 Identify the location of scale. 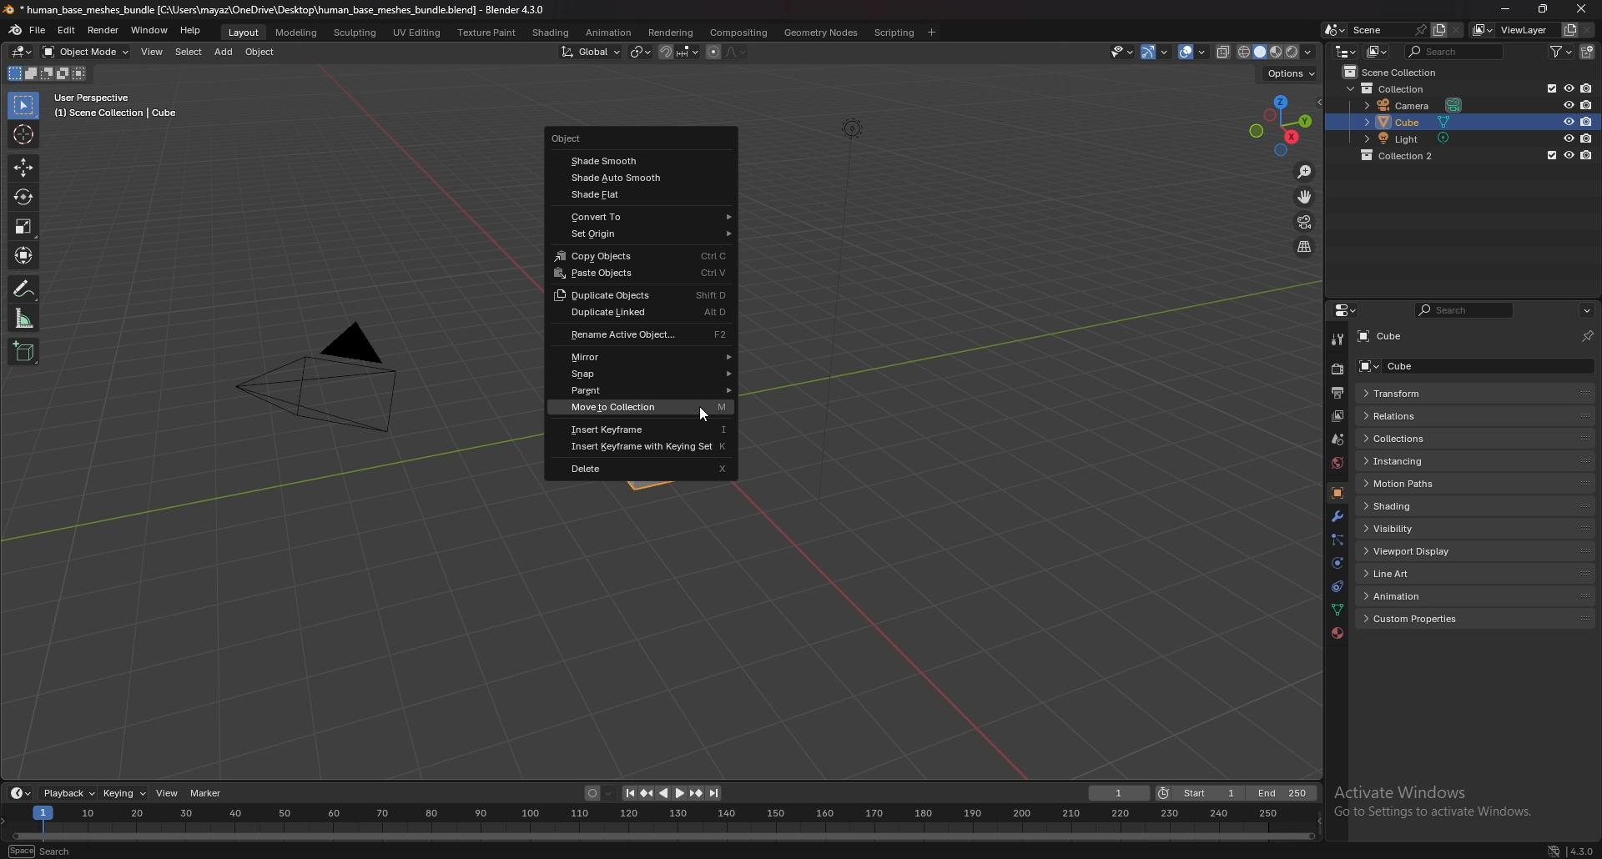
(25, 227).